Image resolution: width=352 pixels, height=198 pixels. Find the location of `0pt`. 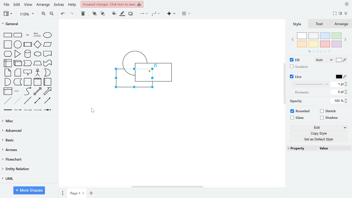

0pt is located at coordinates (337, 92).